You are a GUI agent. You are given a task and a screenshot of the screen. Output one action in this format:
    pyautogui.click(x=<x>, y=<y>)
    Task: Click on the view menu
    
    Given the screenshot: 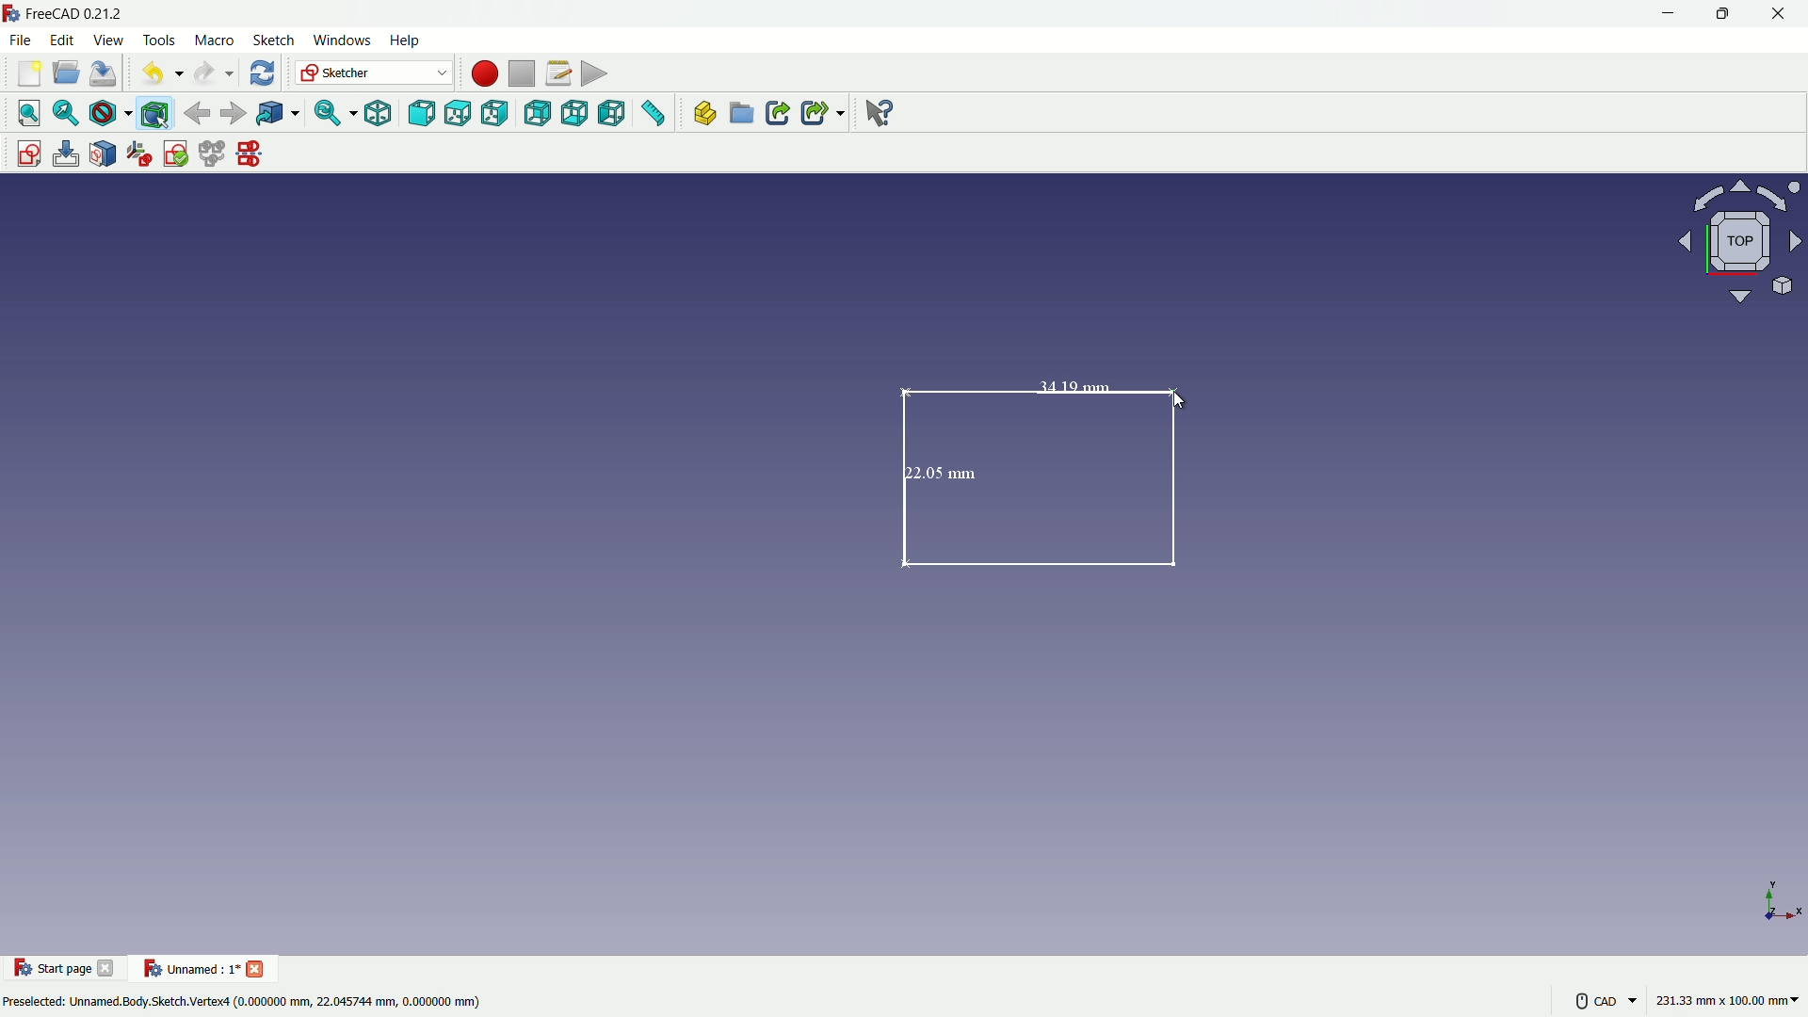 What is the action you would take?
    pyautogui.click(x=106, y=40)
    